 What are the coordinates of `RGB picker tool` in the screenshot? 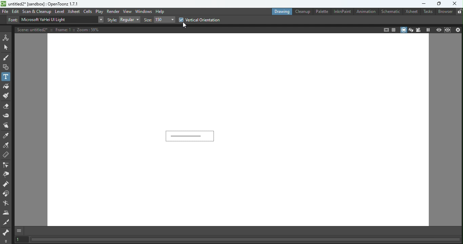 It's located at (6, 144).